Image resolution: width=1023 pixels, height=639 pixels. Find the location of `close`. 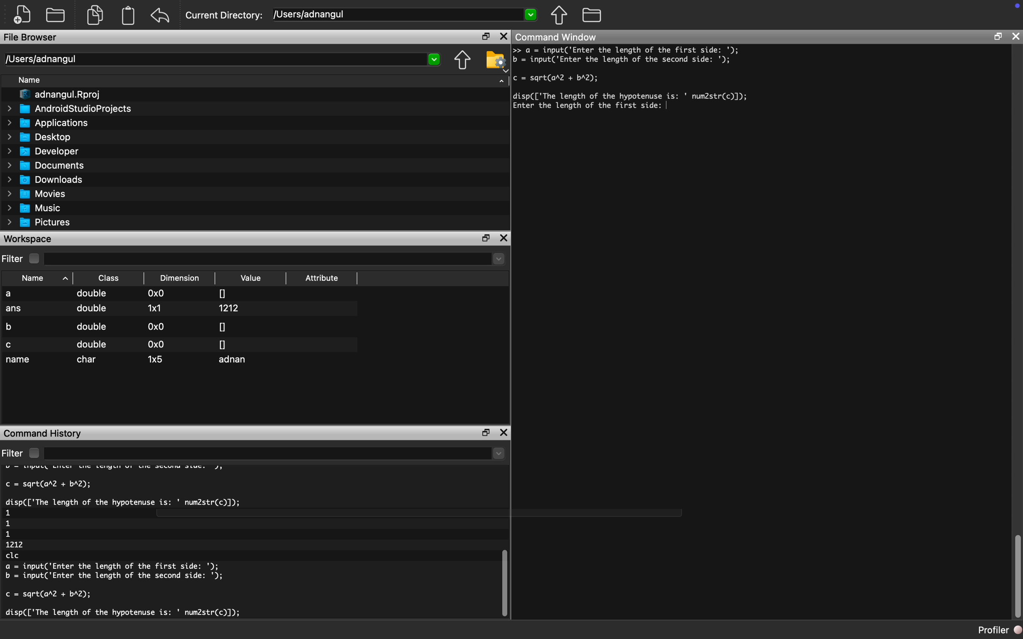

close is located at coordinates (503, 37).